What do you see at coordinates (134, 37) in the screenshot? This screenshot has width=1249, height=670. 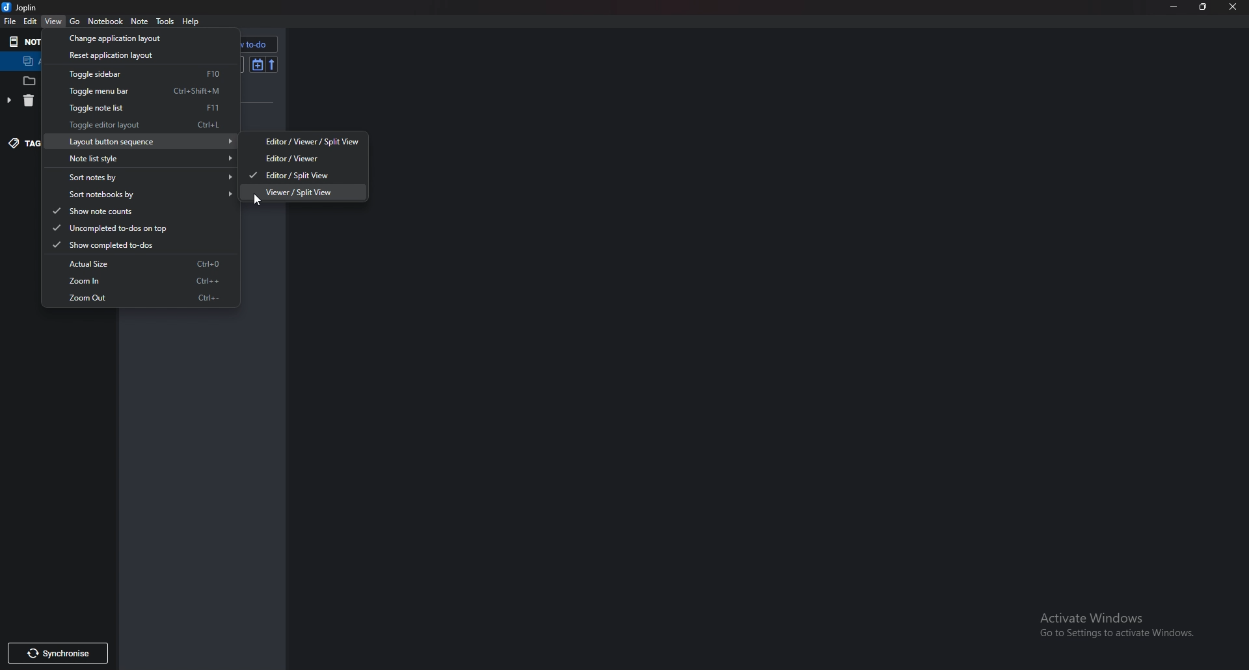 I see `Change application layout` at bounding box center [134, 37].